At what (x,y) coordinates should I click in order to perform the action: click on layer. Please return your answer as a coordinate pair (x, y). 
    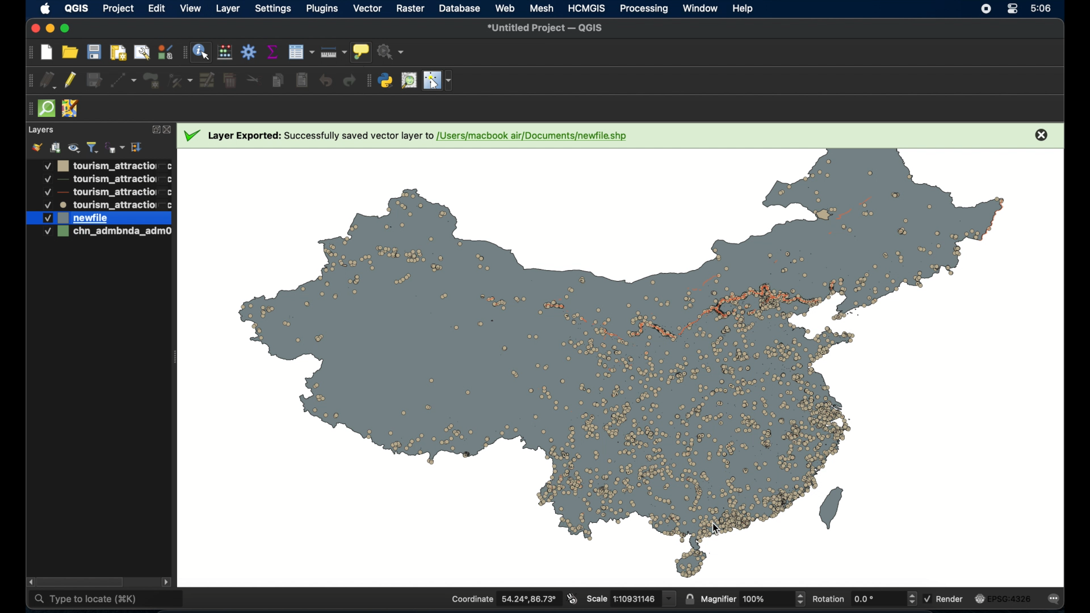
    Looking at the image, I should click on (228, 10).